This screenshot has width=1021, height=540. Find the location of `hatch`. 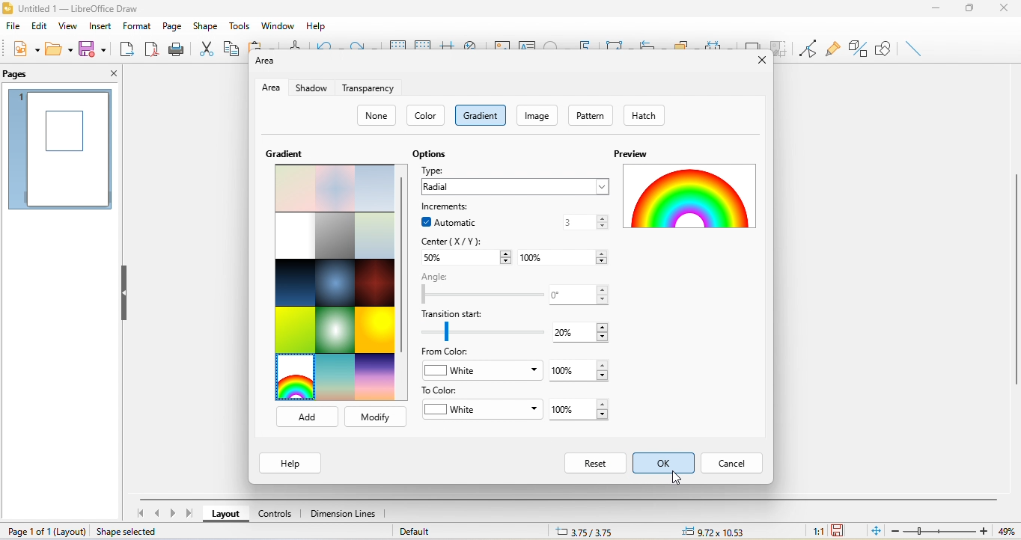

hatch is located at coordinates (645, 115).